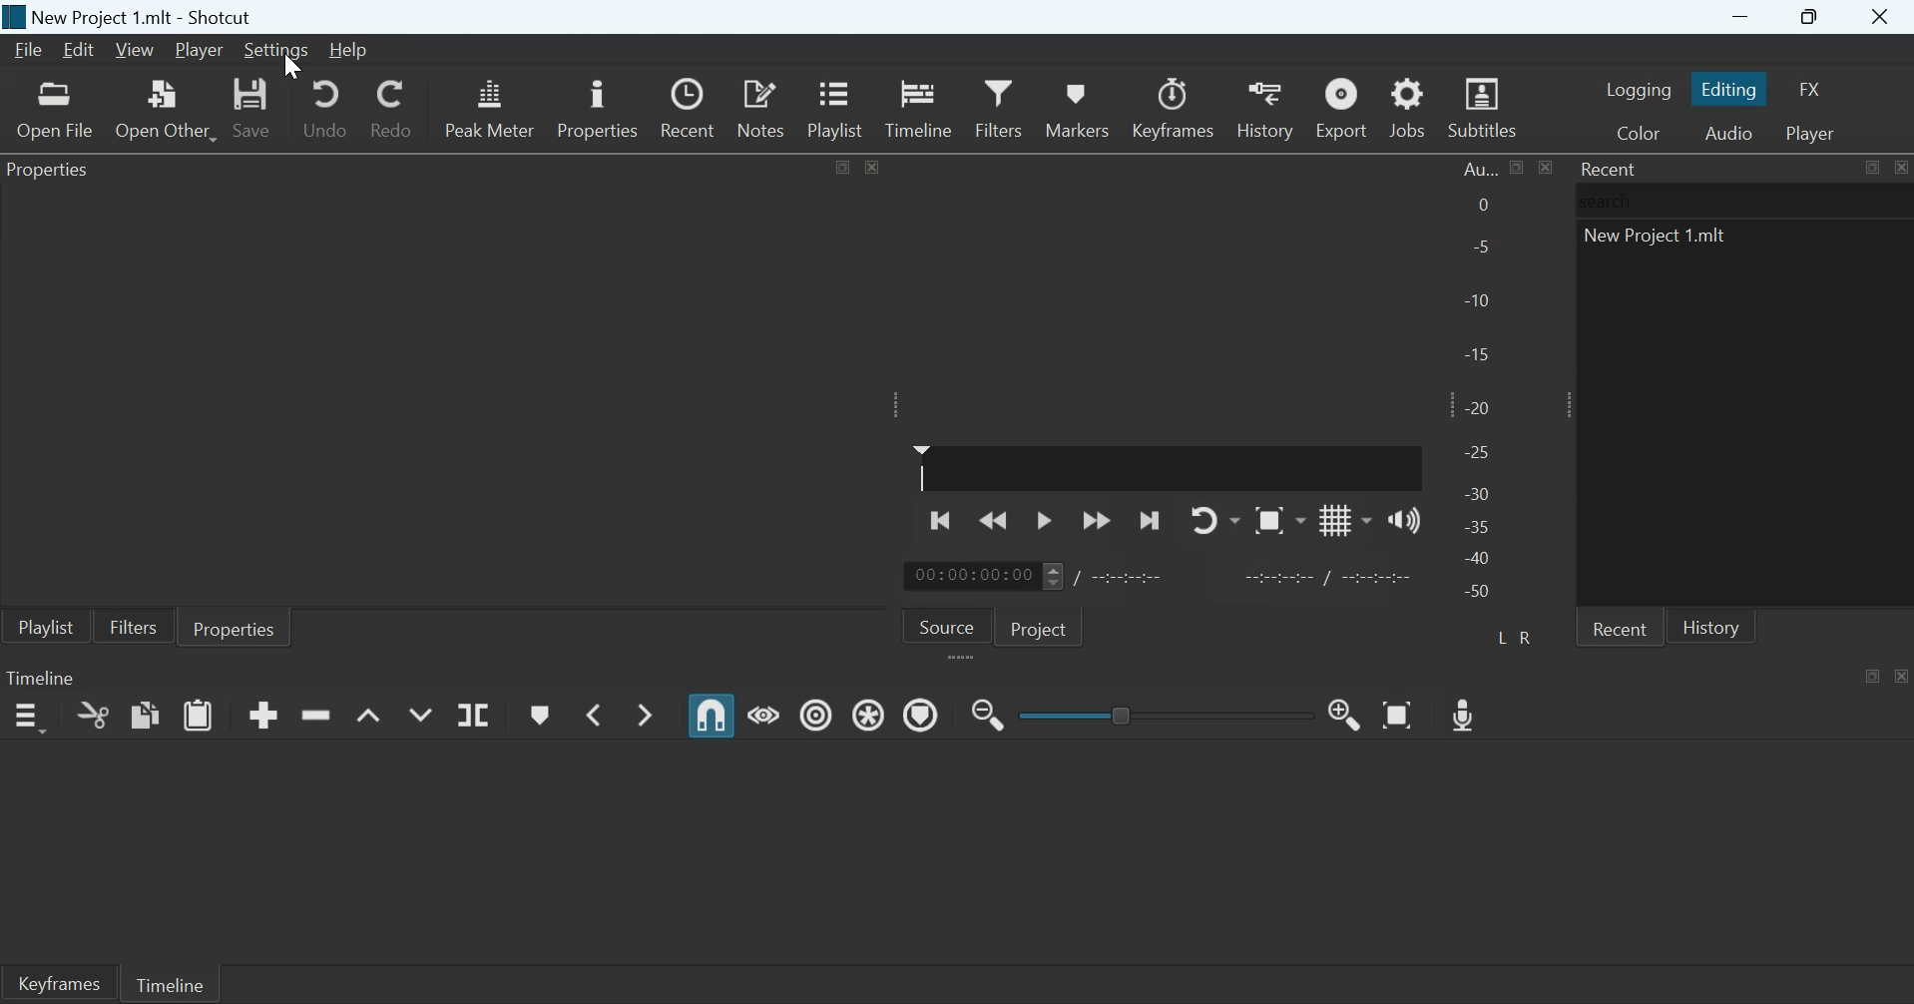 The width and height of the screenshot is (1914, 1004). I want to click on Play quickly backwards, so click(995, 519).